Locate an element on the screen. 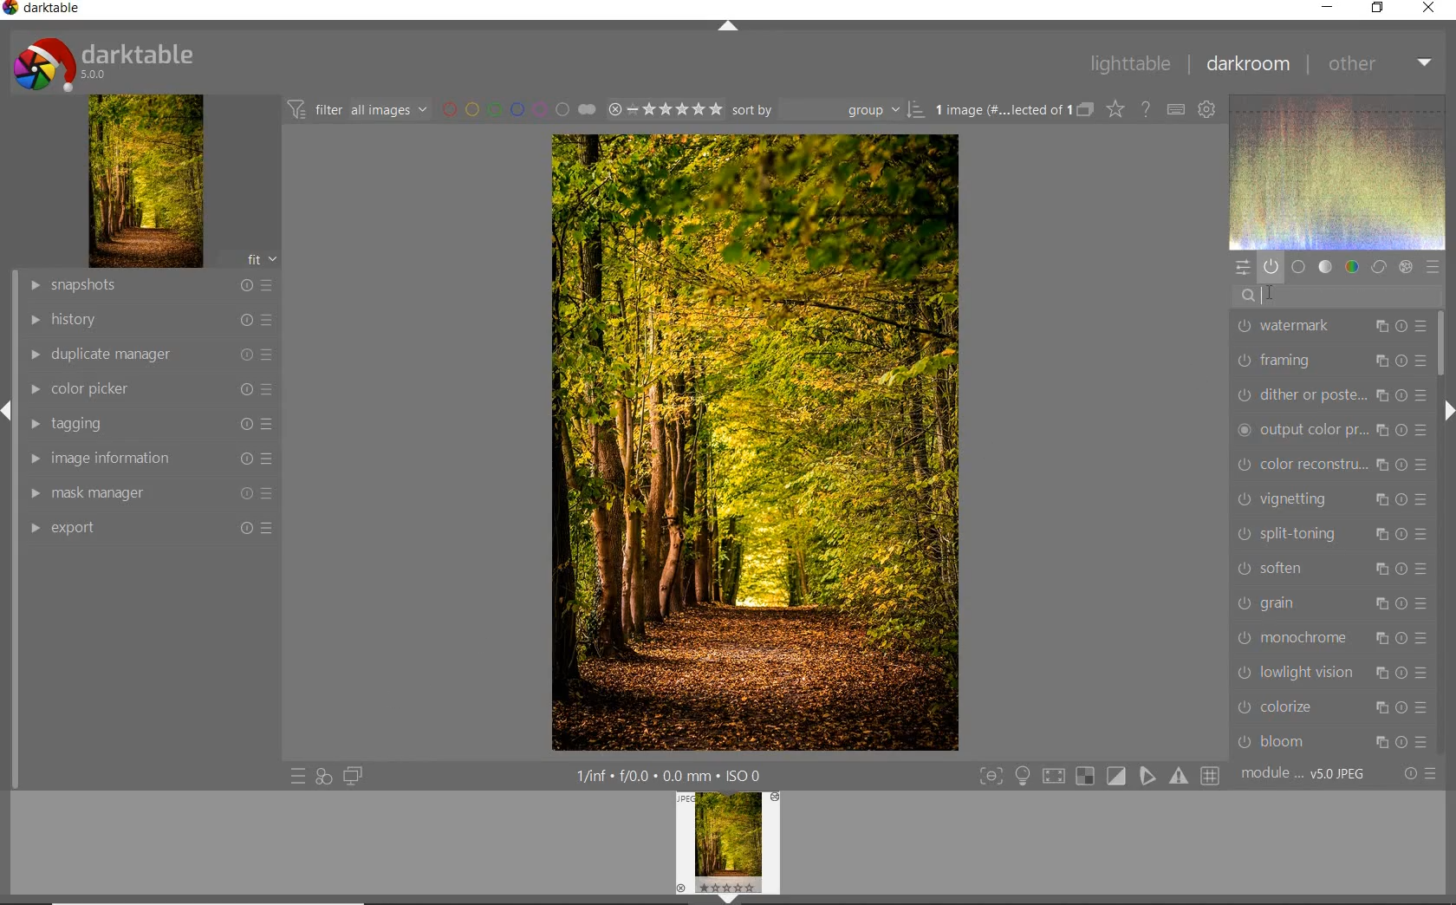 This screenshot has height=905, width=1456. history is located at coordinates (150, 318).